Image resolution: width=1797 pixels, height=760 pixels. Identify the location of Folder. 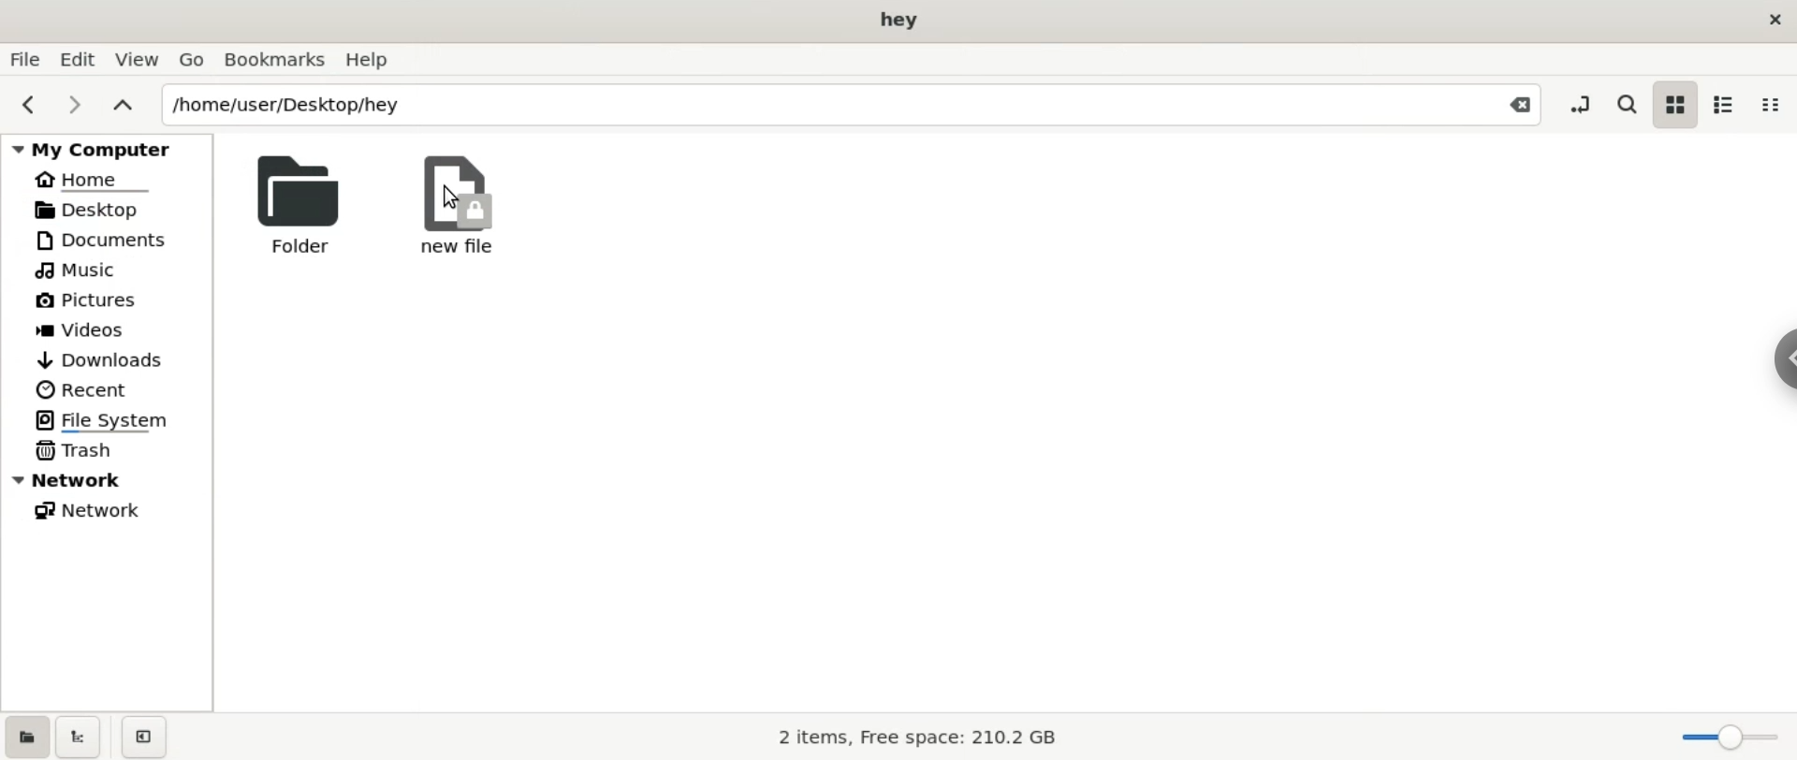
(293, 203).